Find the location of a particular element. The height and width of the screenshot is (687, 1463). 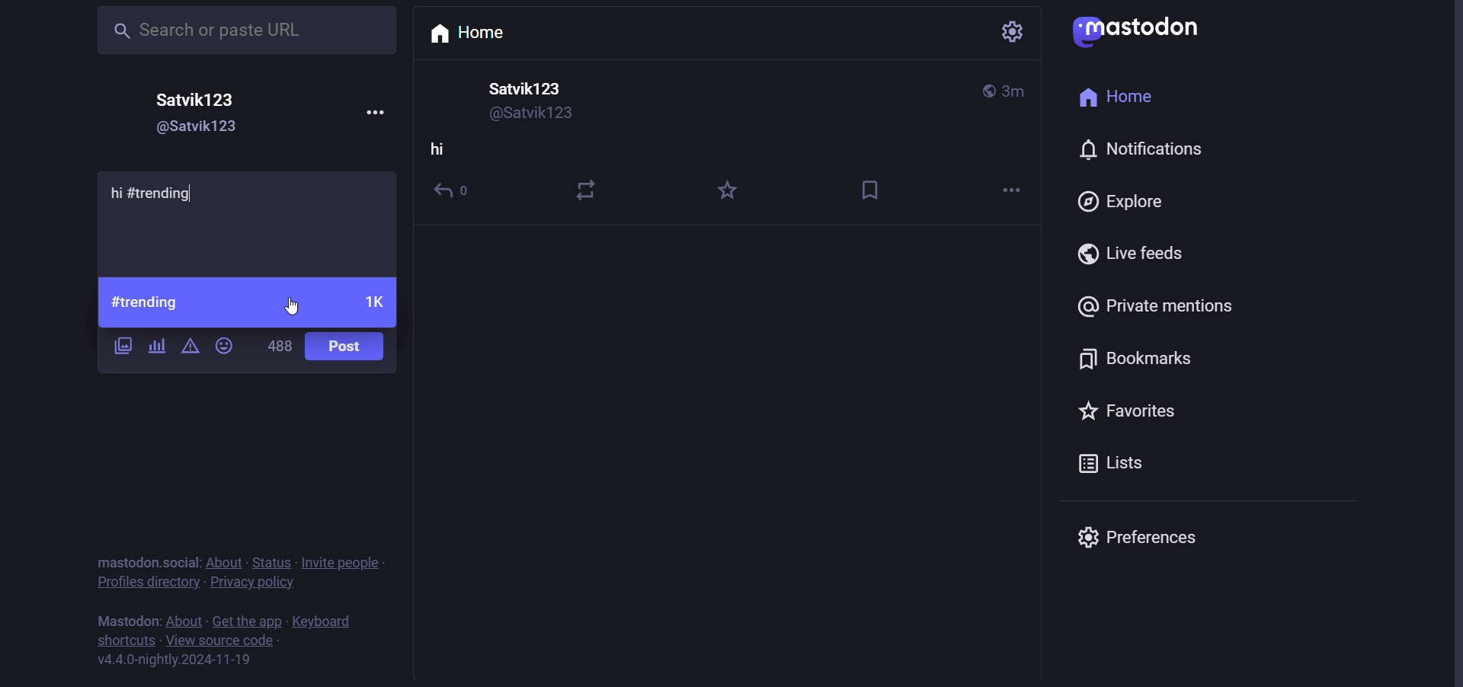

shortcut is located at coordinates (128, 642).